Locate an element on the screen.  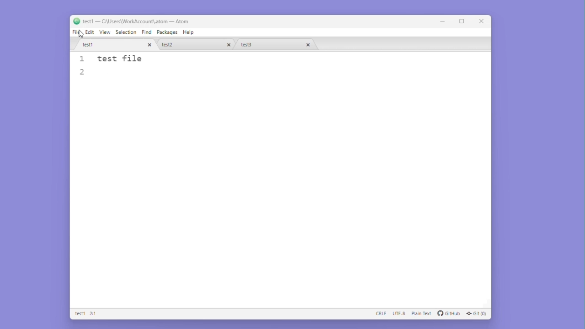
test1 - C :\users\workaccount\atom-atom is located at coordinates (140, 21).